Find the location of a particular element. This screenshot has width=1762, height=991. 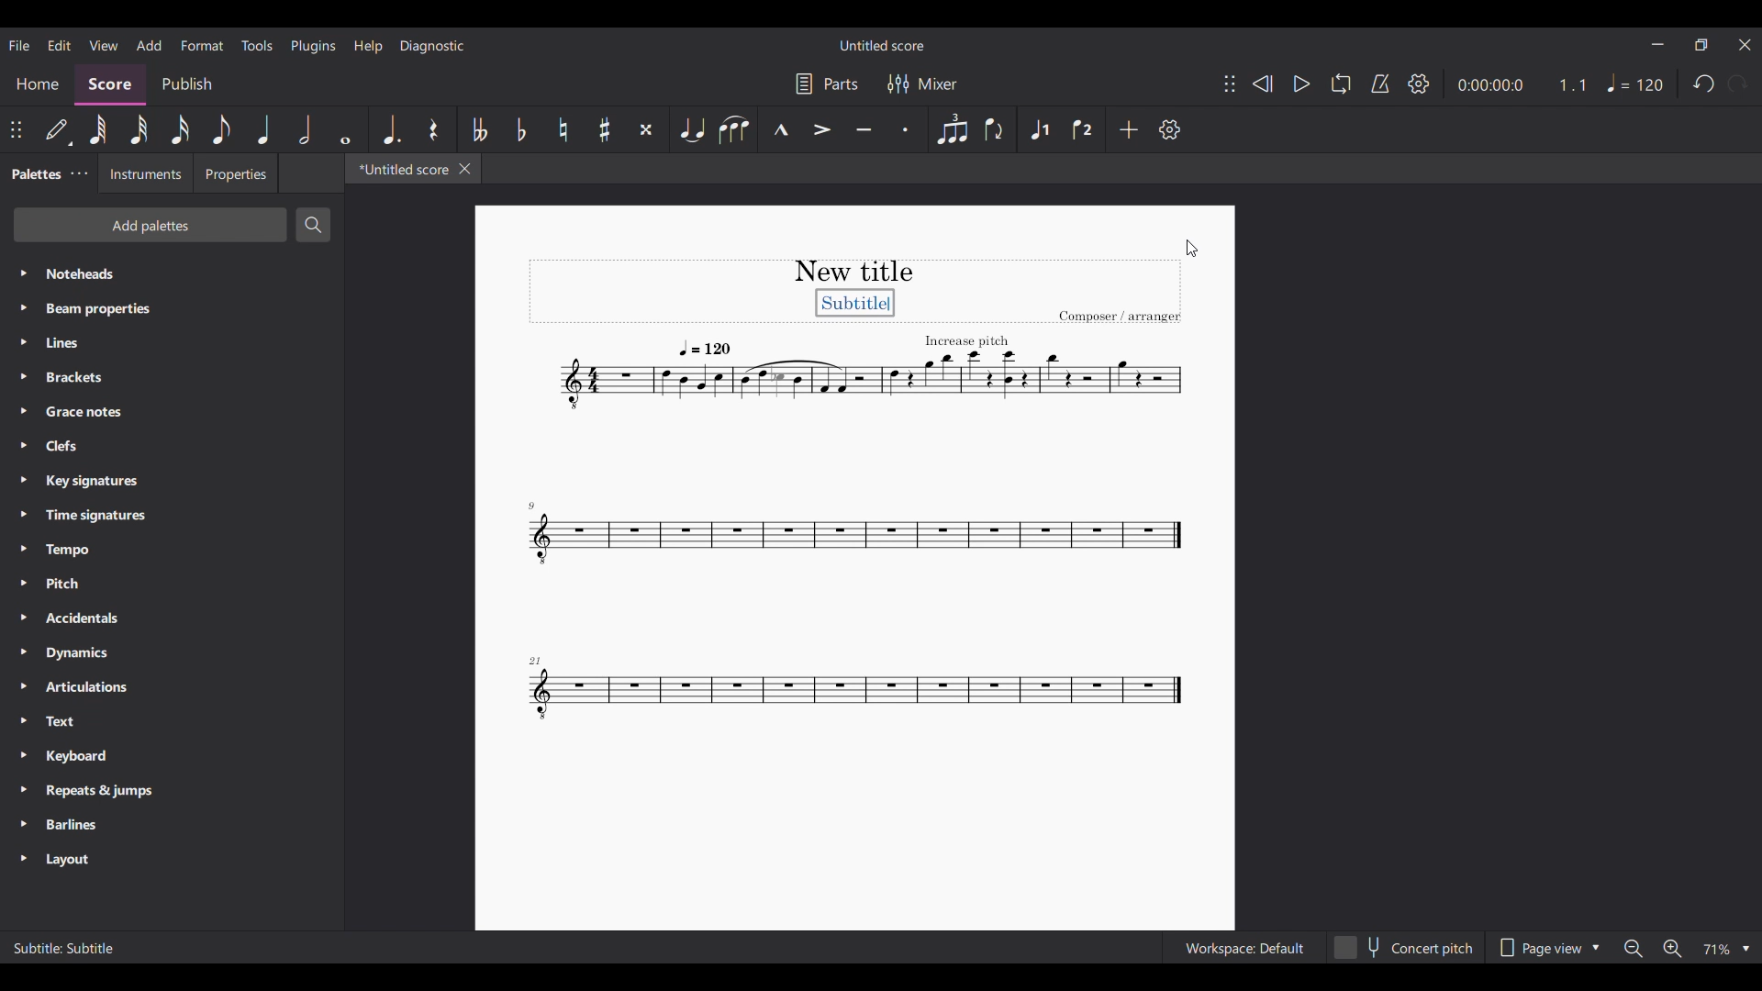

Redo is located at coordinates (1738, 84).